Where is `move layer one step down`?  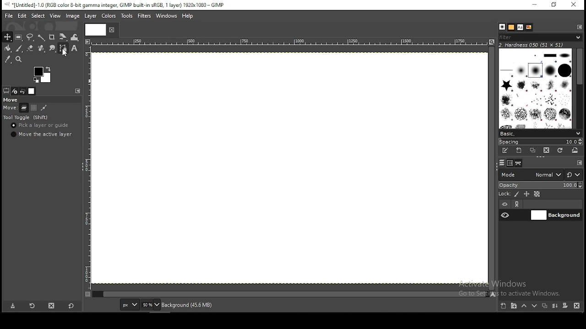
move layer one step down is located at coordinates (535, 306).